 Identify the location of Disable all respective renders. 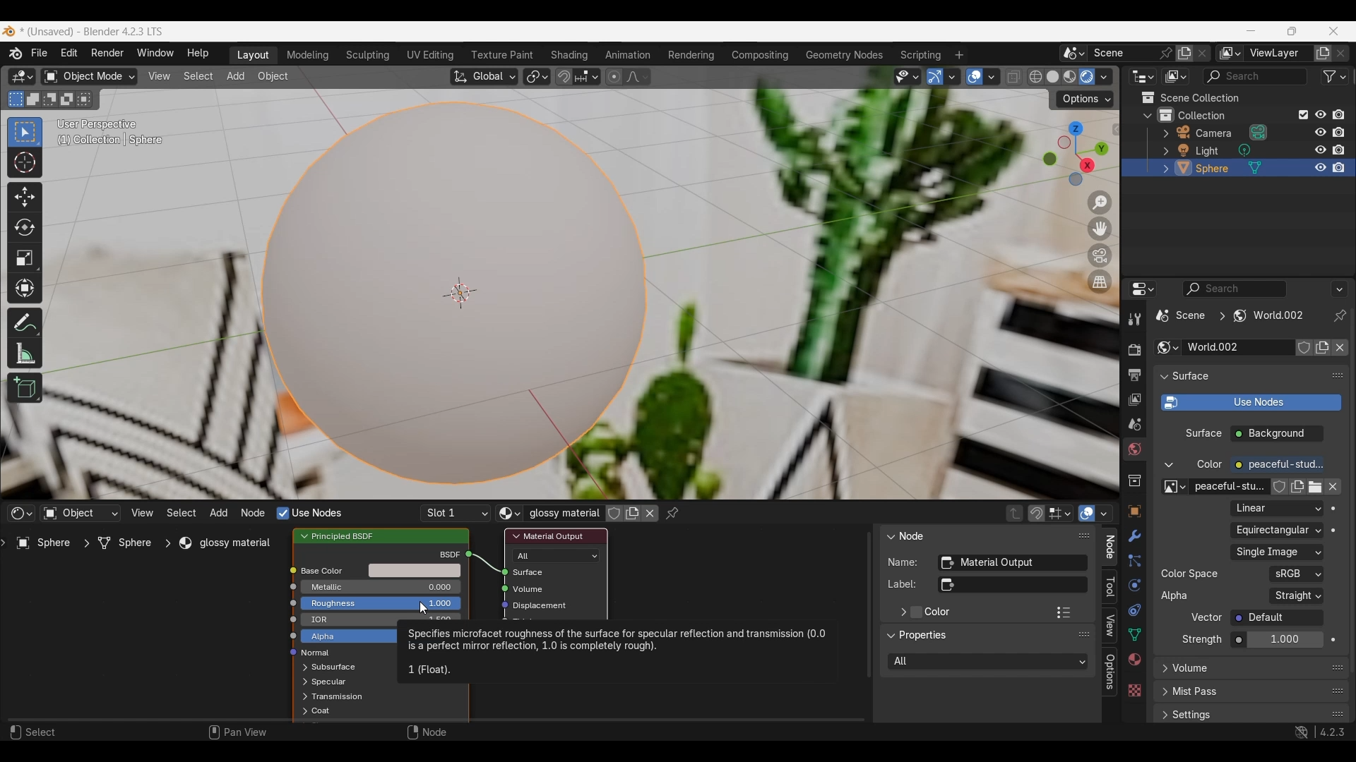
(1343, 114).